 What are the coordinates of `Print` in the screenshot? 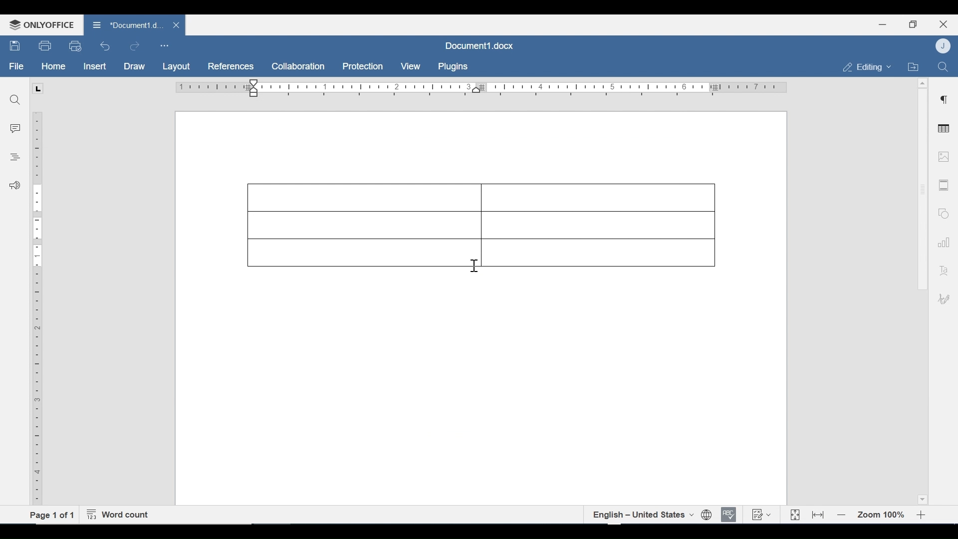 It's located at (45, 46).